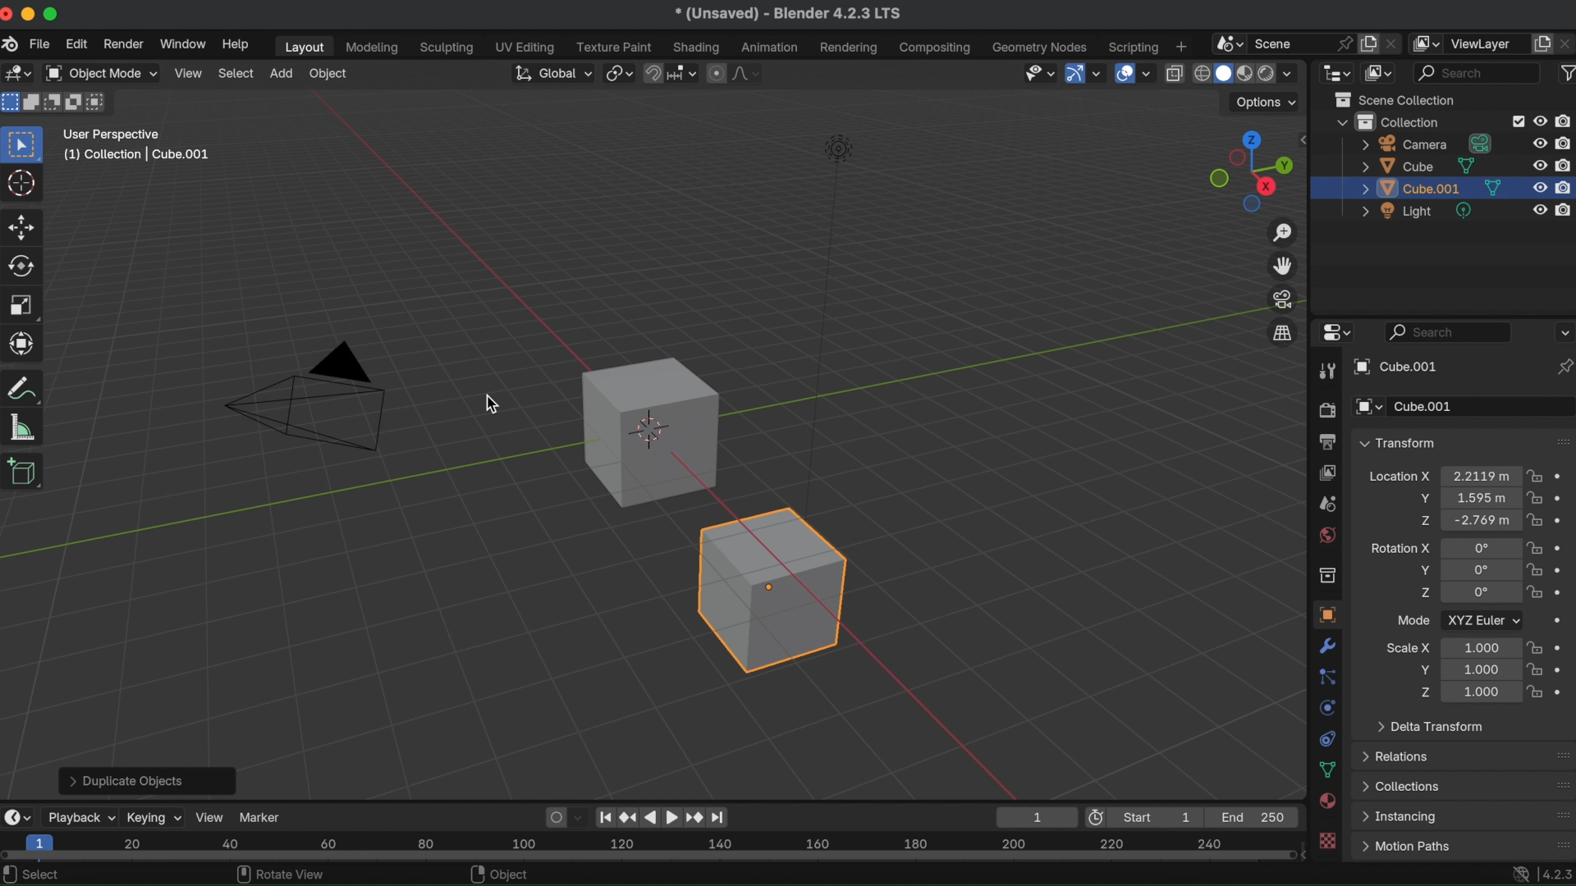 This screenshot has height=886, width=1576. What do you see at coordinates (1538, 166) in the screenshot?
I see `hide in viewport` at bounding box center [1538, 166].